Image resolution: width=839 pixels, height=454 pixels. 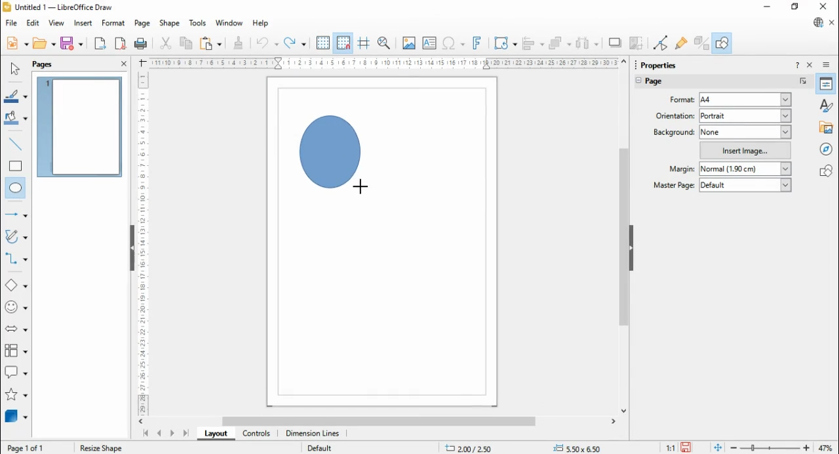 What do you see at coordinates (745, 115) in the screenshot?
I see `portrait` at bounding box center [745, 115].